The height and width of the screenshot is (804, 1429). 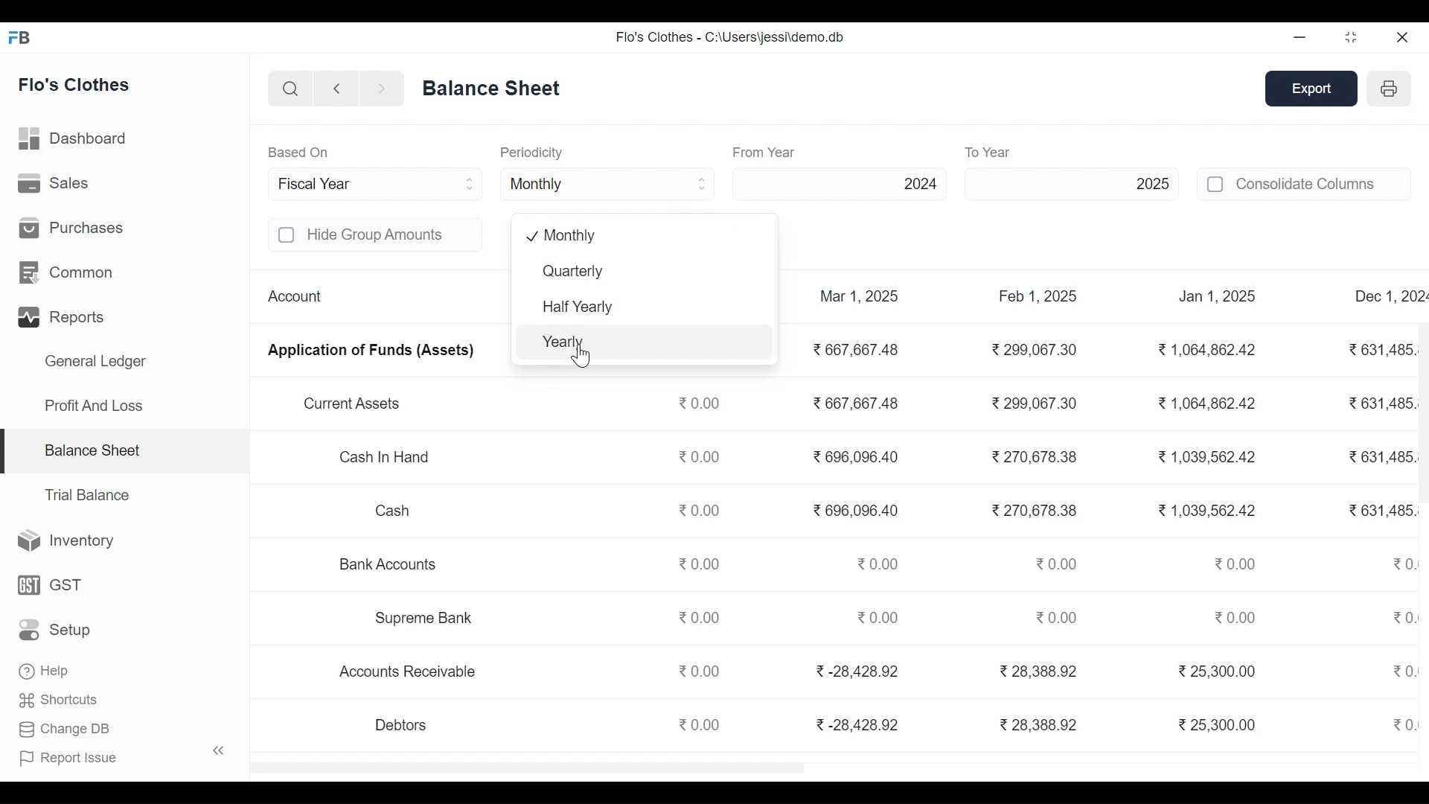 I want to click on Bank Accounts %0.00 %0.00 20.00 20.00, so click(x=798, y=561).